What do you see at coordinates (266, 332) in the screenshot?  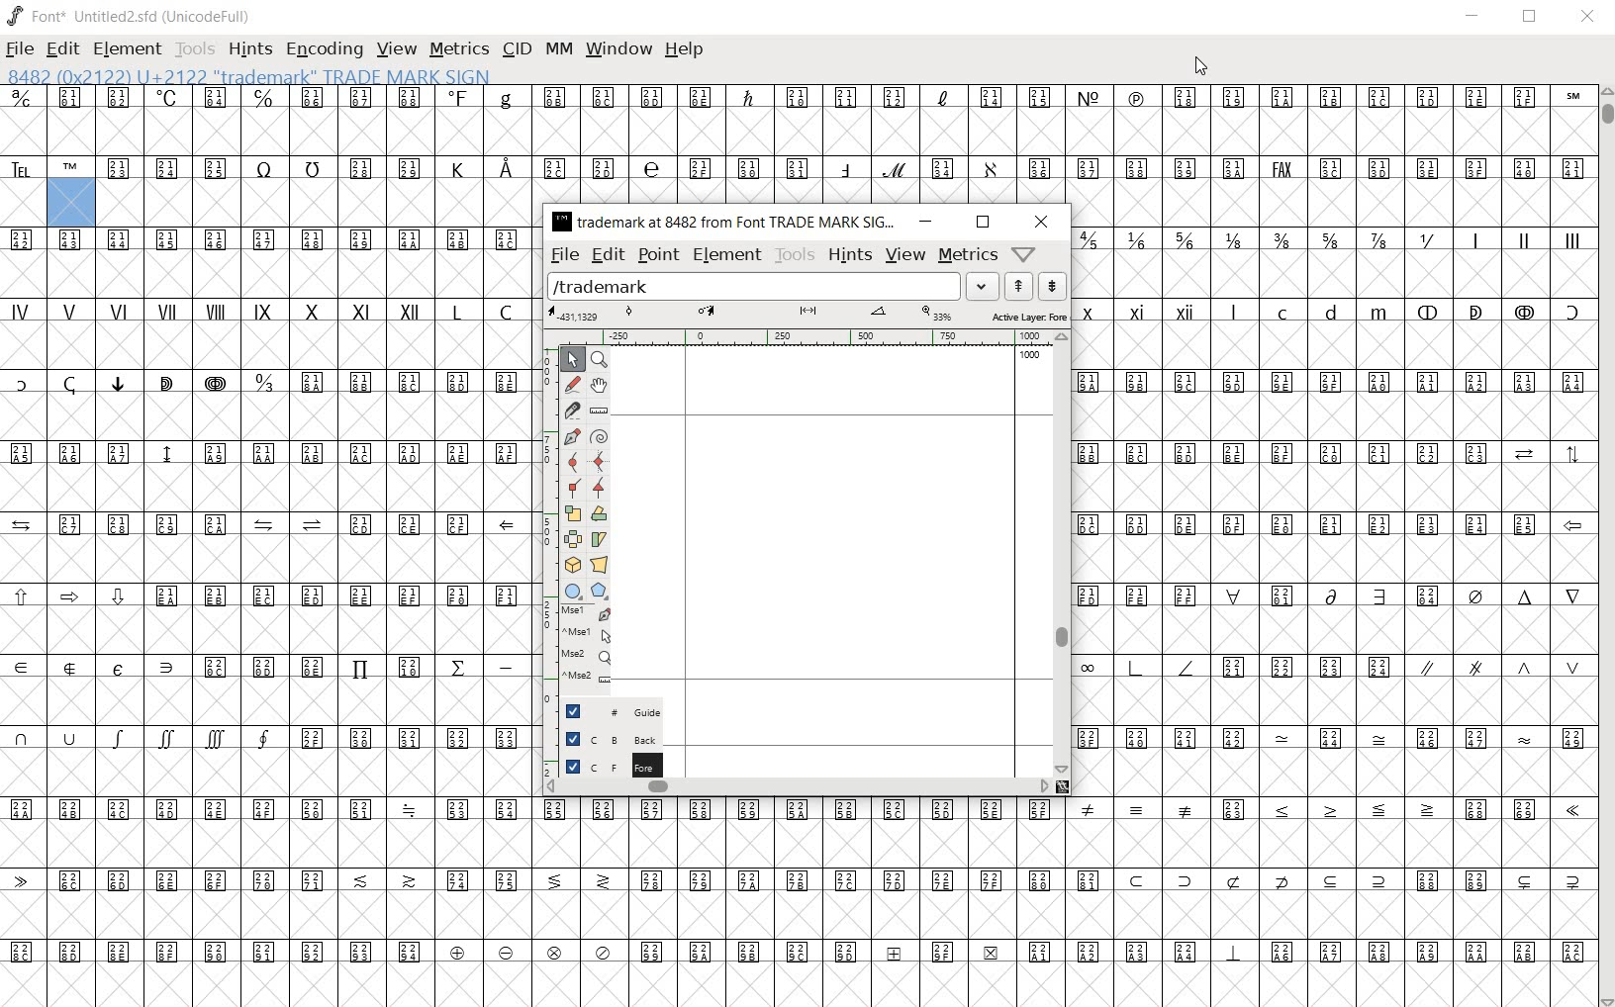 I see `roman characters` at bounding box center [266, 332].